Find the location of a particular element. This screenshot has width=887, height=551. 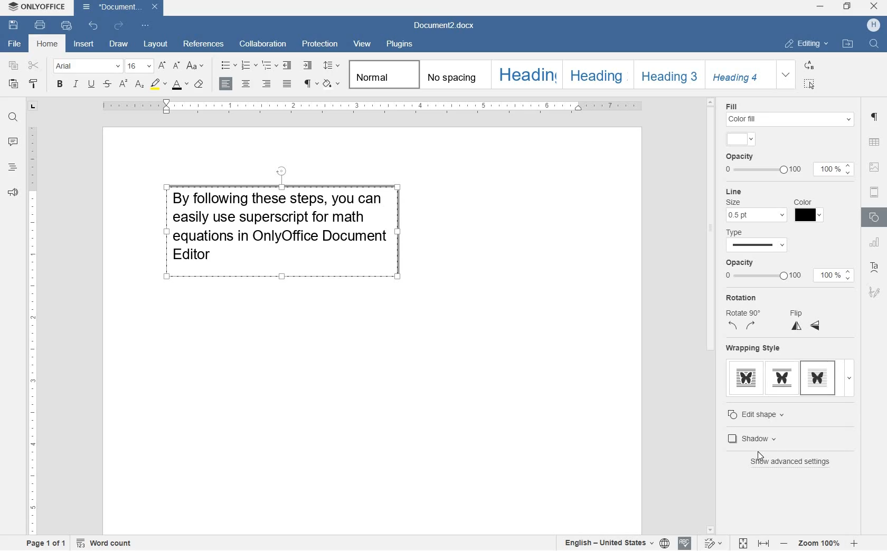

find is located at coordinates (15, 118).